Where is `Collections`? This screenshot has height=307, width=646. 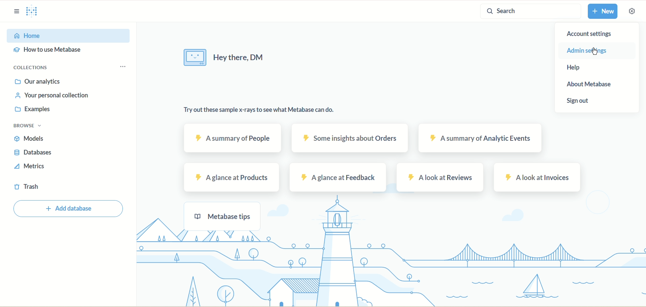 Collections is located at coordinates (65, 67).